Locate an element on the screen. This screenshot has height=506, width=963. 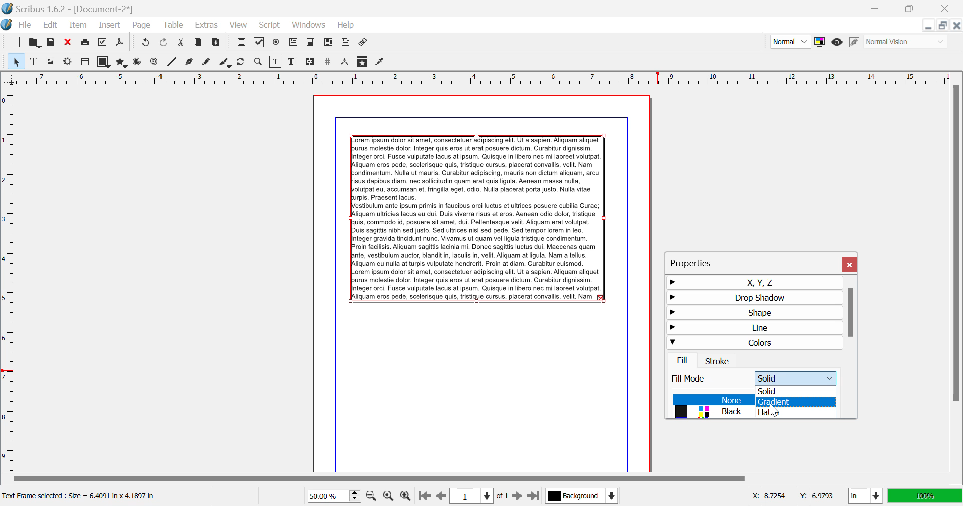
Shapes is located at coordinates (103, 62).